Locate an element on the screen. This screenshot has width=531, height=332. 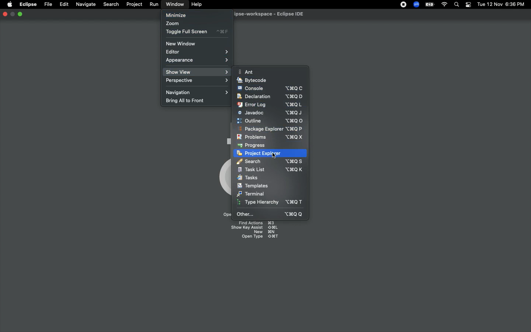
Minimize is located at coordinates (176, 15).